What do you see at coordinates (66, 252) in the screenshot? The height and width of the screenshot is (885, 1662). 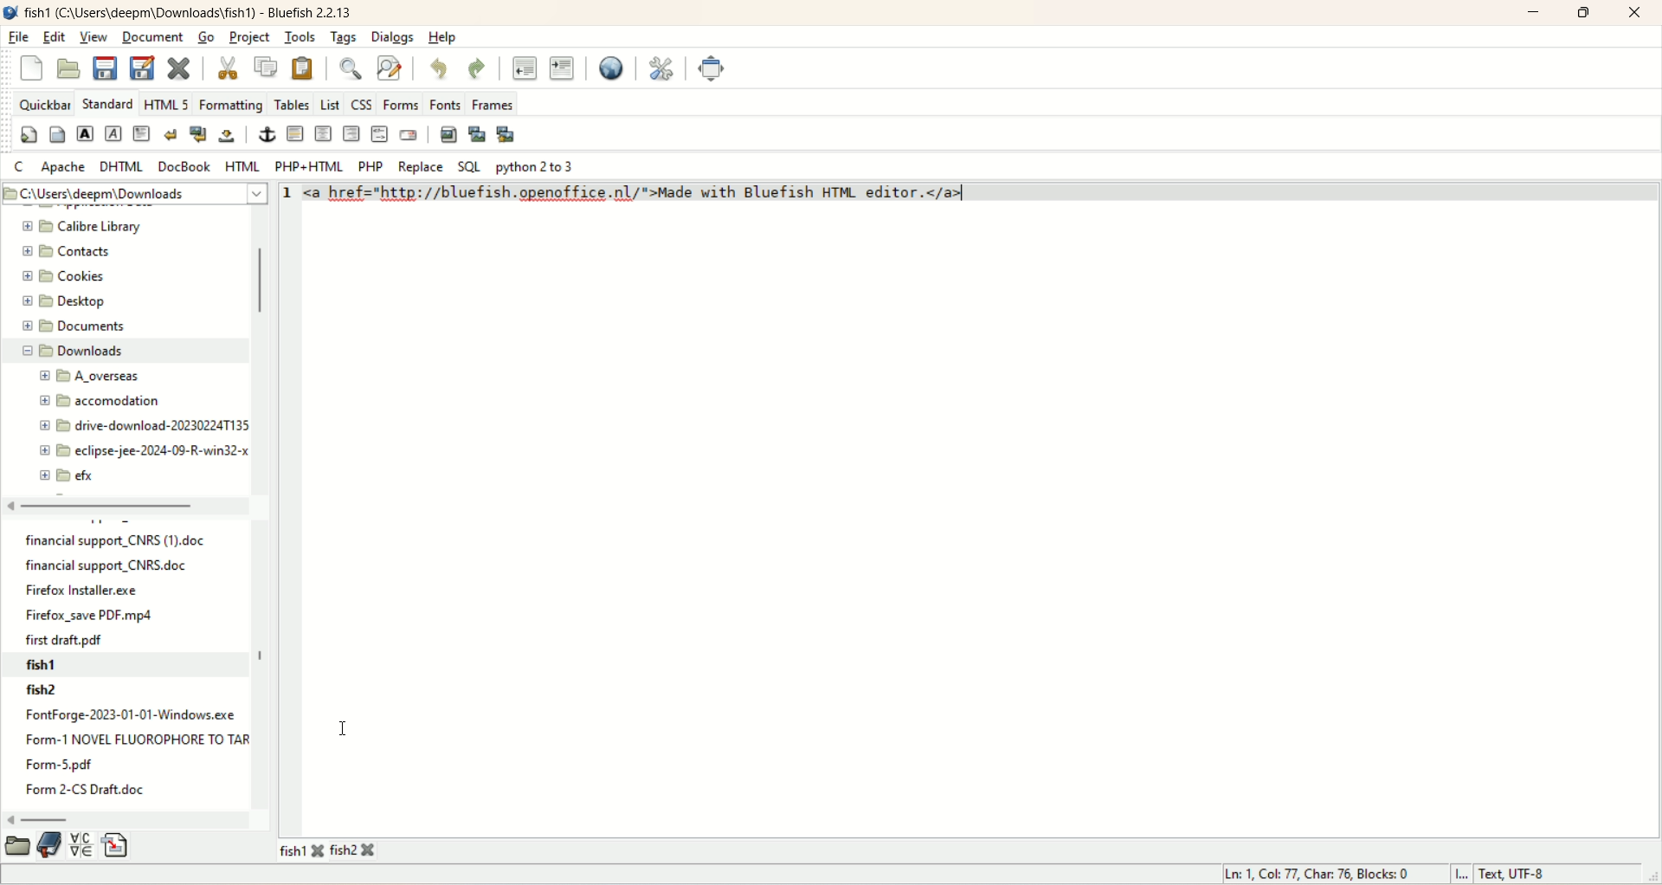 I see `contacts` at bounding box center [66, 252].